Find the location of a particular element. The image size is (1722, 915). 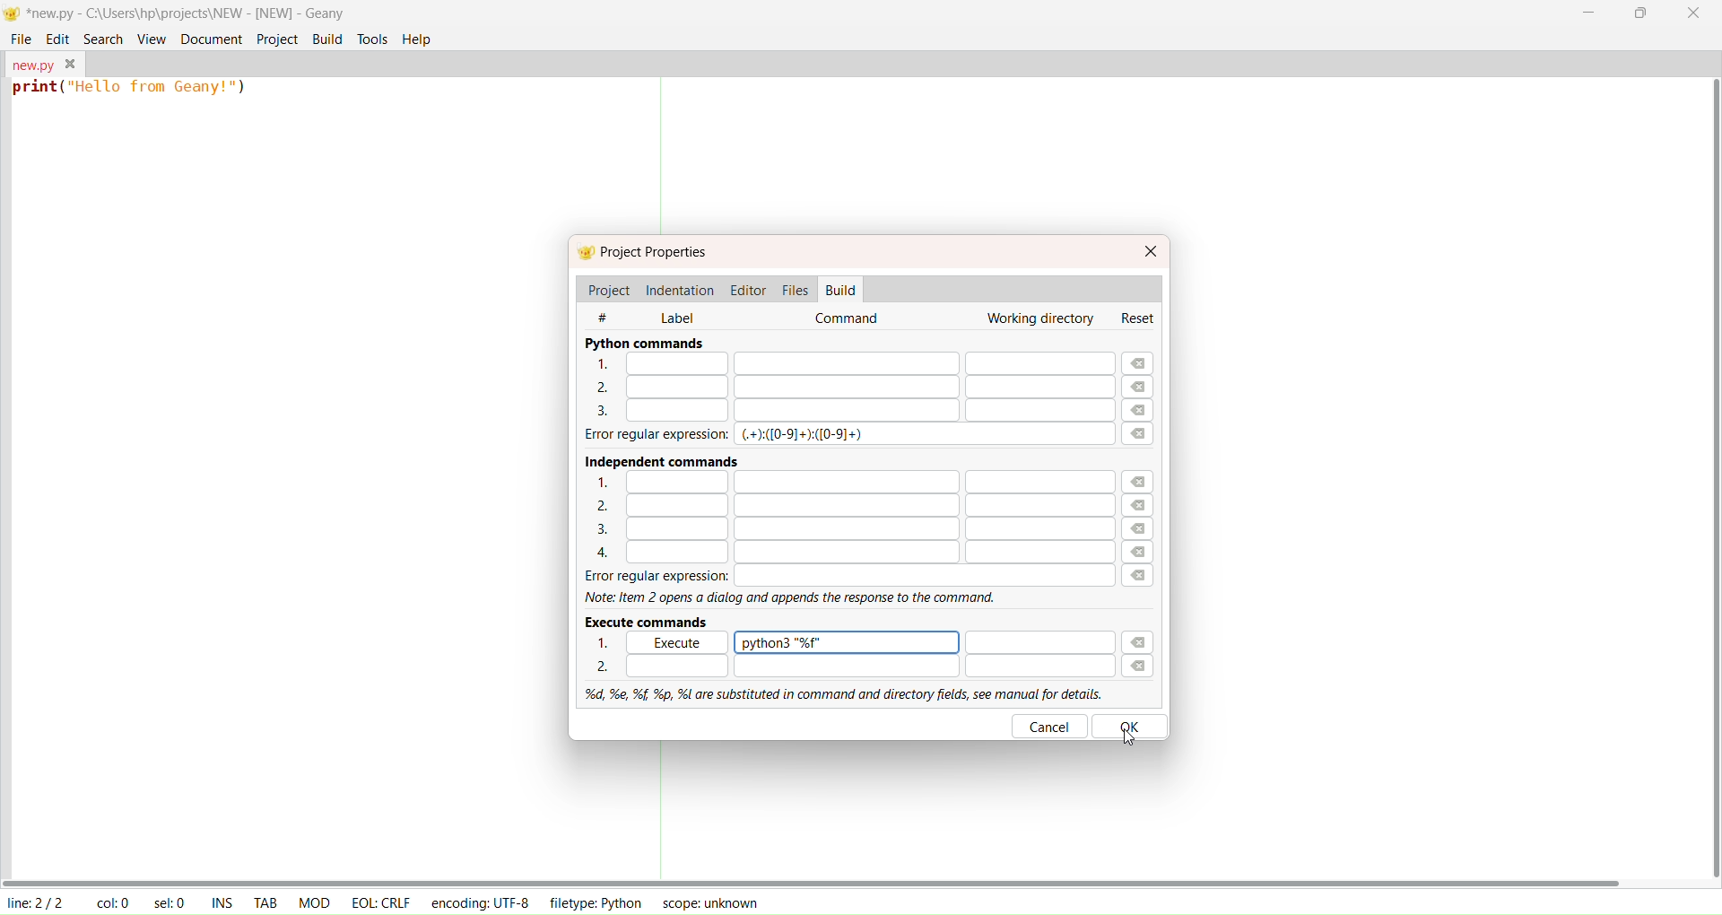

view is located at coordinates (152, 37).